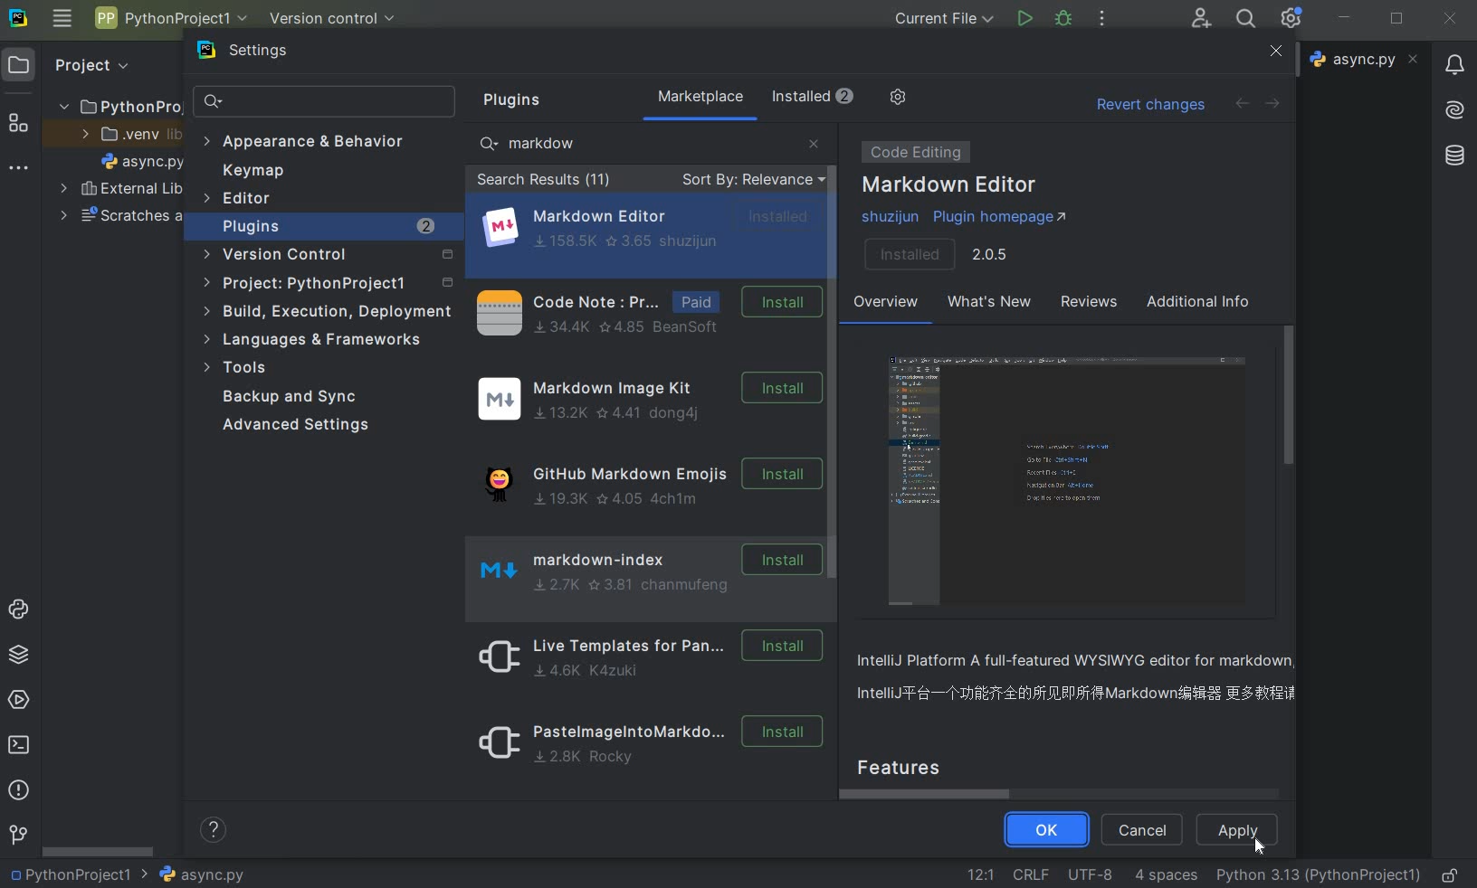  I want to click on indent, so click(1167, 877).